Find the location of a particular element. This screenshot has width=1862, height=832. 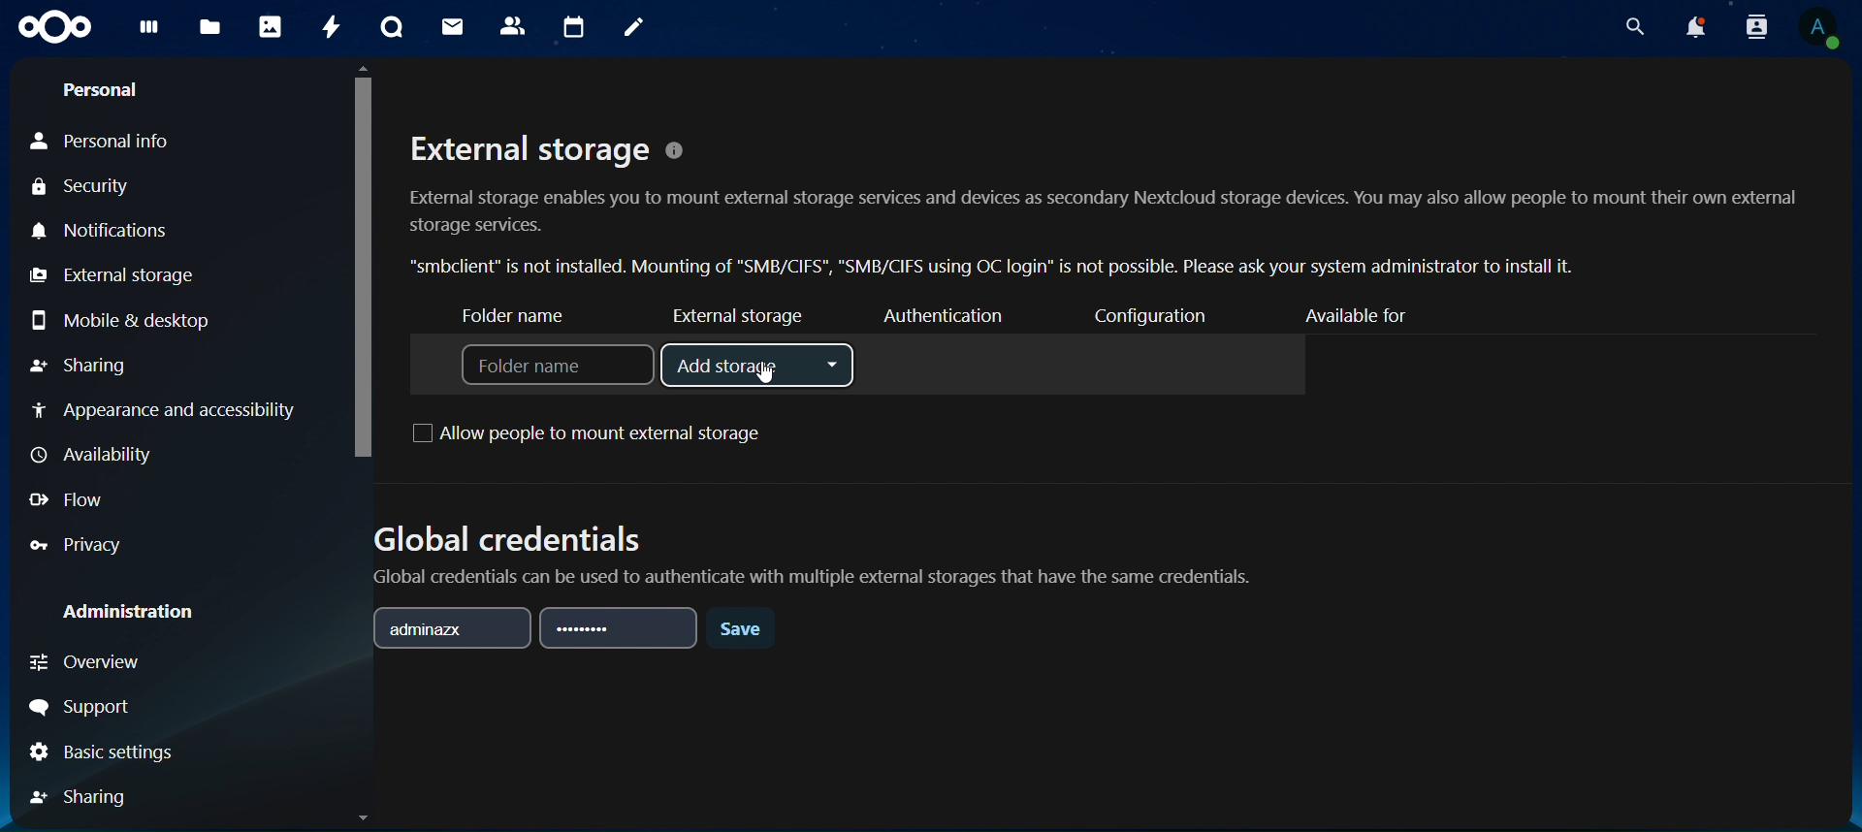

mail is located at coordinates (453, 28).